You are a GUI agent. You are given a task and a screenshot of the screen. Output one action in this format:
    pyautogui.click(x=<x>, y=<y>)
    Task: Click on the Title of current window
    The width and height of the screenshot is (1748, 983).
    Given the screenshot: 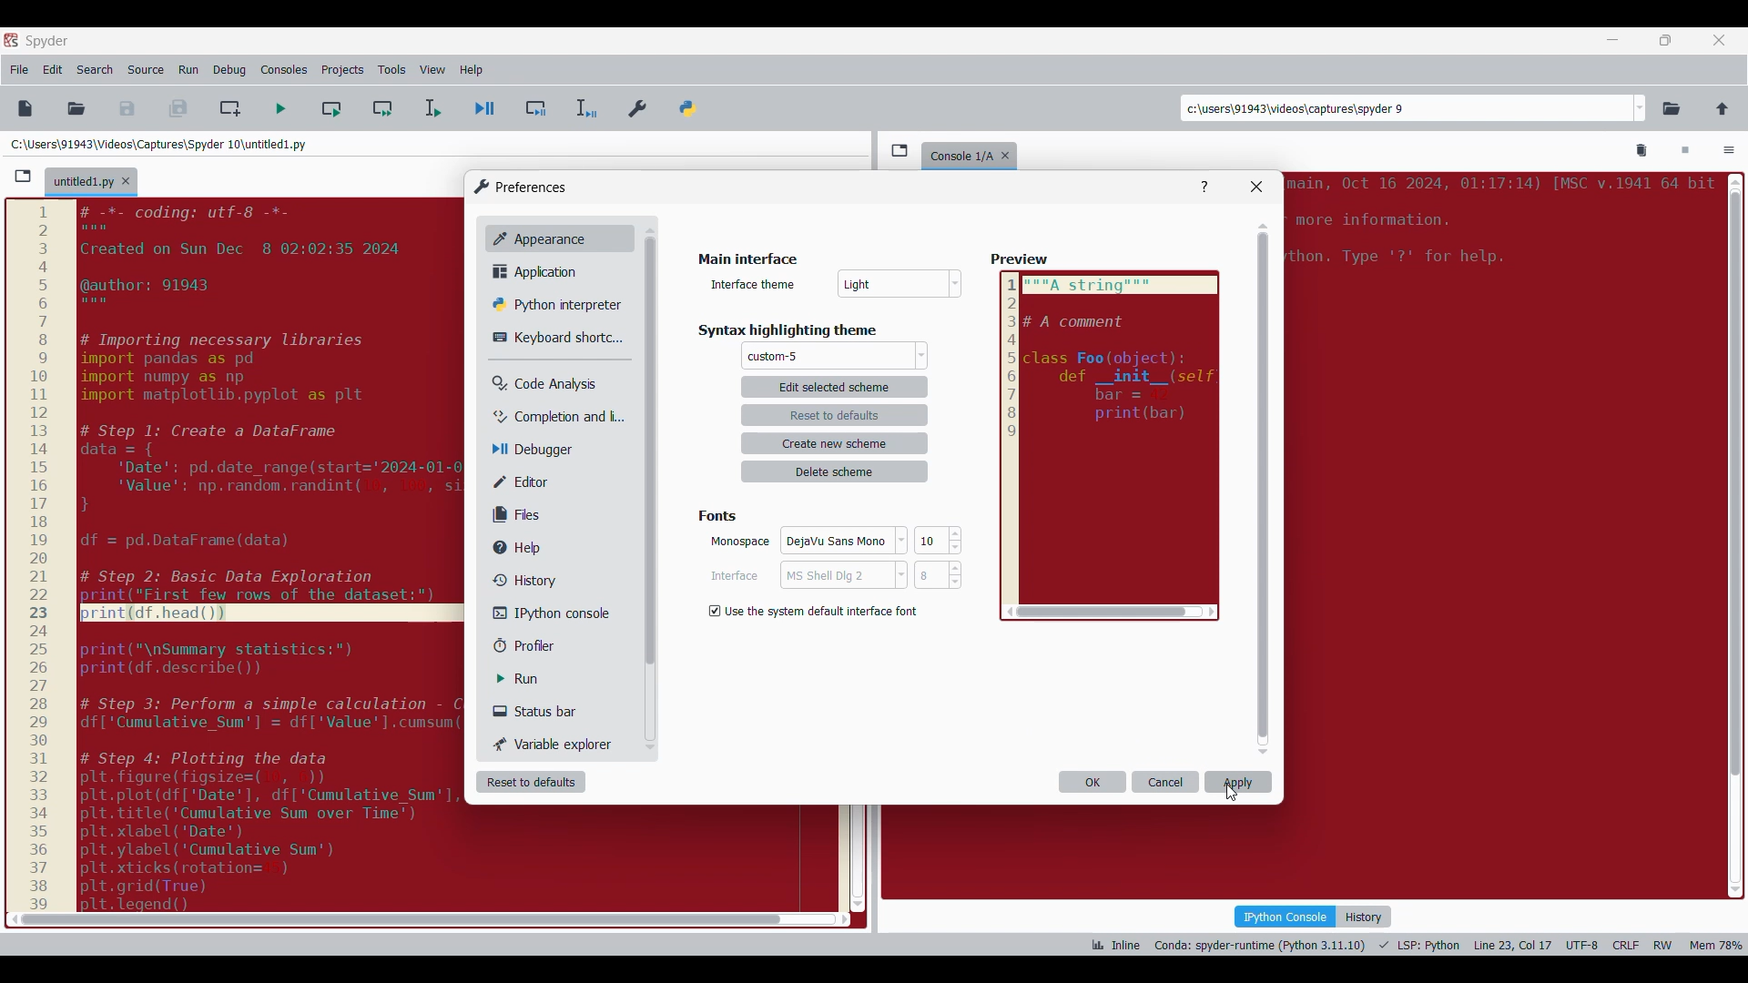 What is the action you would take?
    pyautogui.click(x=746, y=260)
    